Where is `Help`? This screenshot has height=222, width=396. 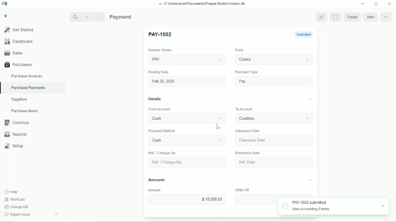 Help is located at coordinates (11, 192).